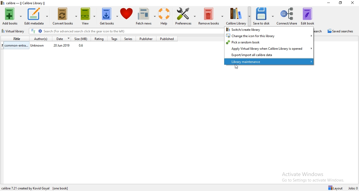 The width and height of the screenshot is (359, 191). I want to click on Help, so click(166, 17).